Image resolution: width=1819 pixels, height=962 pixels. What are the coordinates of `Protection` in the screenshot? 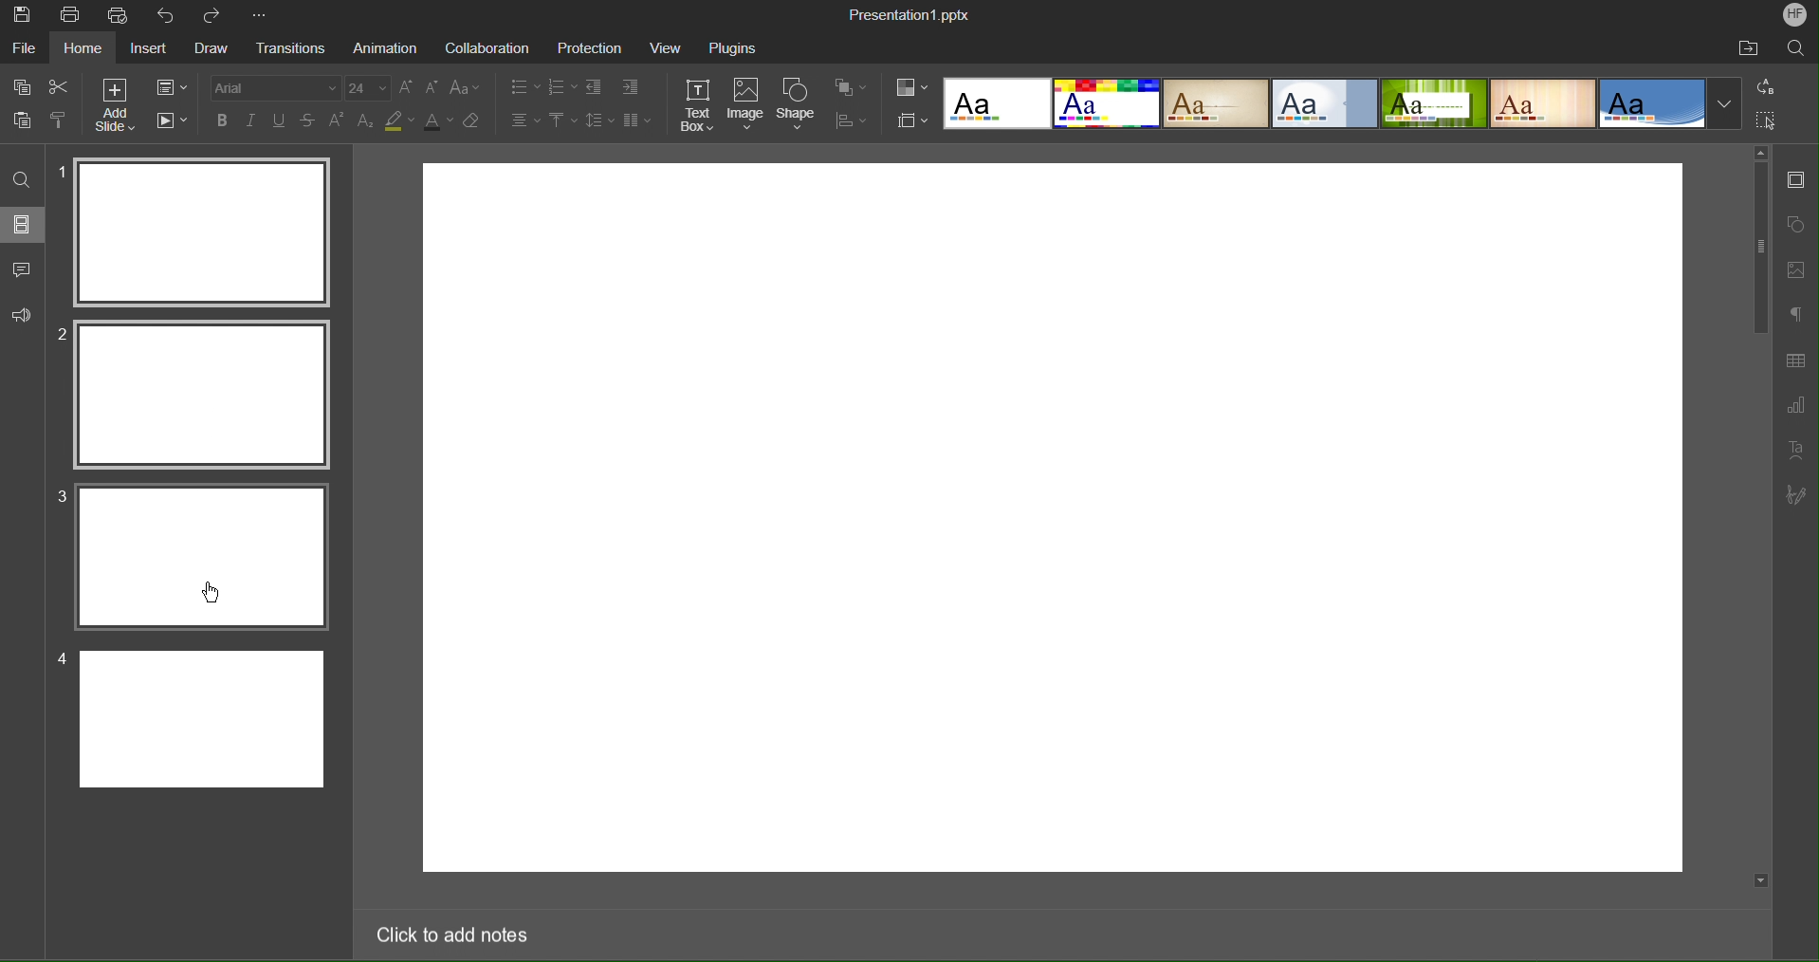 It's located at (590, 47).